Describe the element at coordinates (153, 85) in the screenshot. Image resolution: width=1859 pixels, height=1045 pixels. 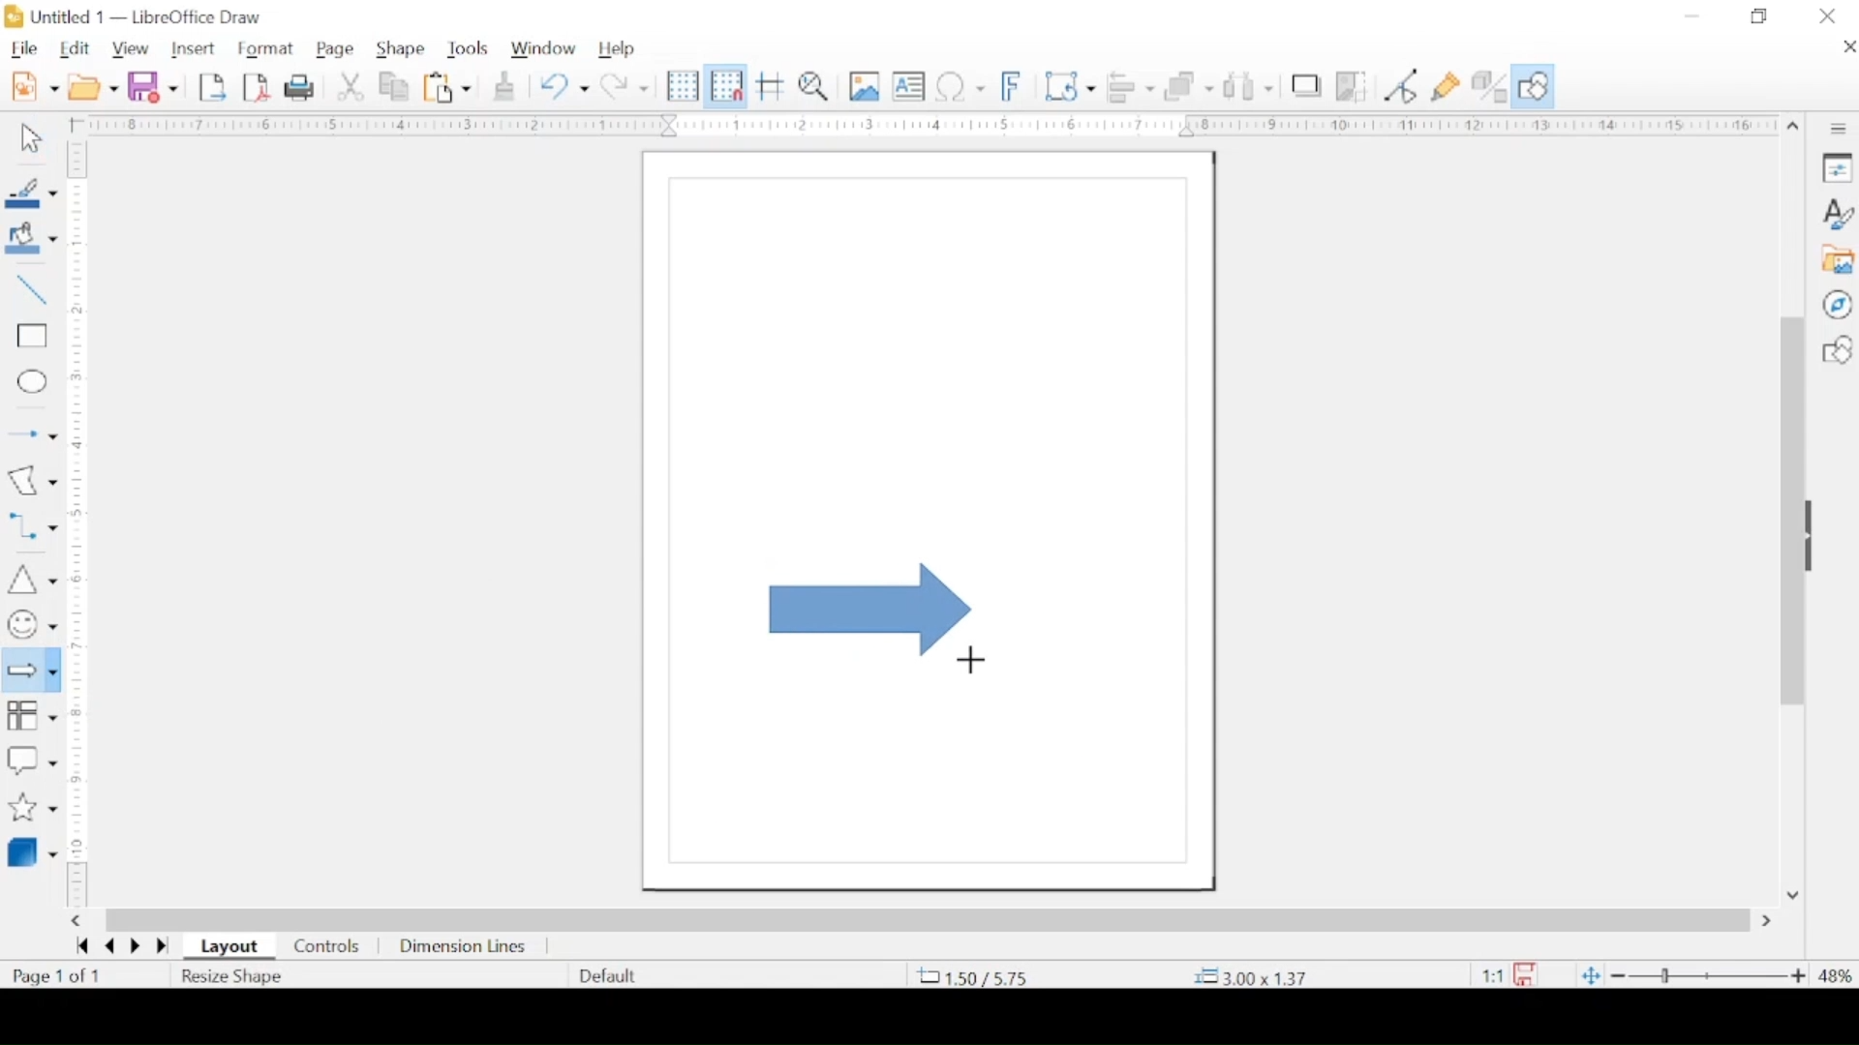
I see `save` at that location.